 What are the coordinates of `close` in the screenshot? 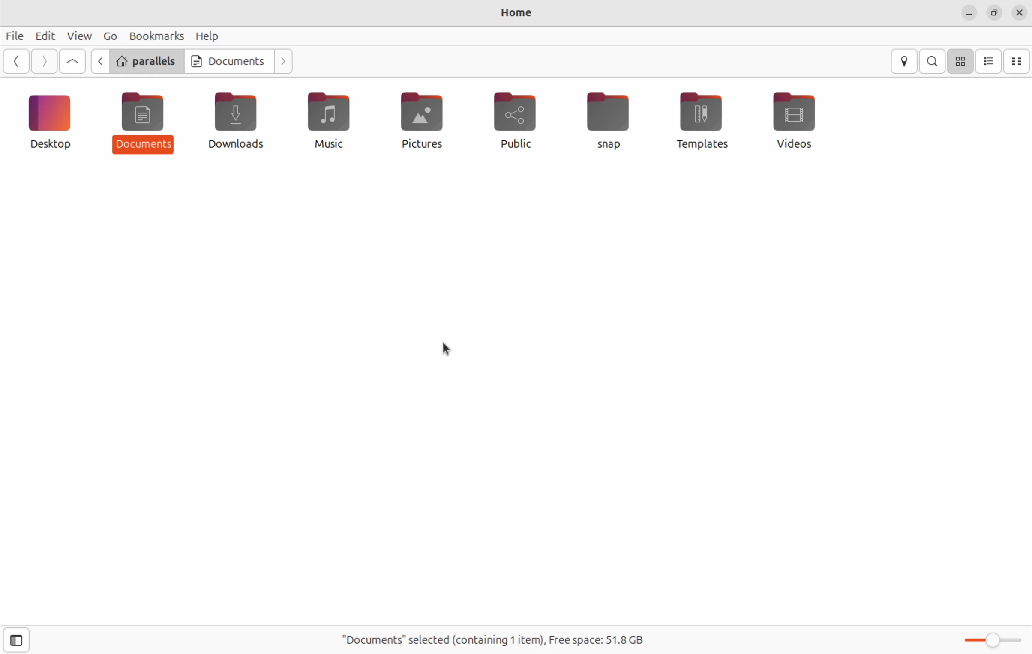 It's located at (1020, 12).